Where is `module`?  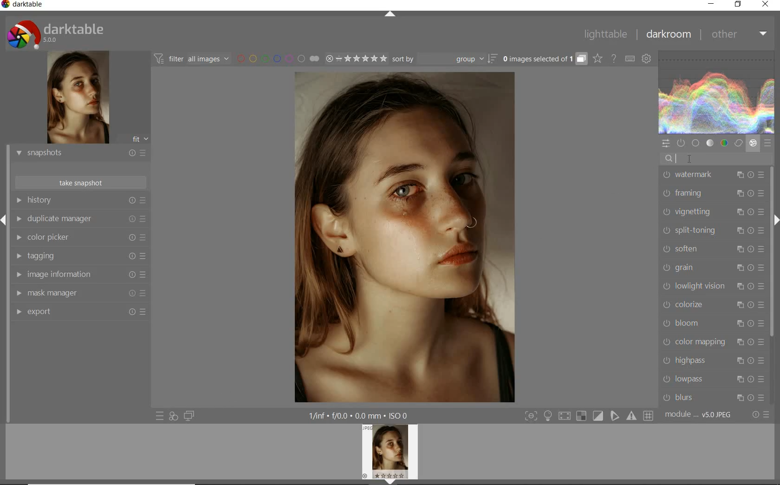
module is located at coordinates (699, 415).